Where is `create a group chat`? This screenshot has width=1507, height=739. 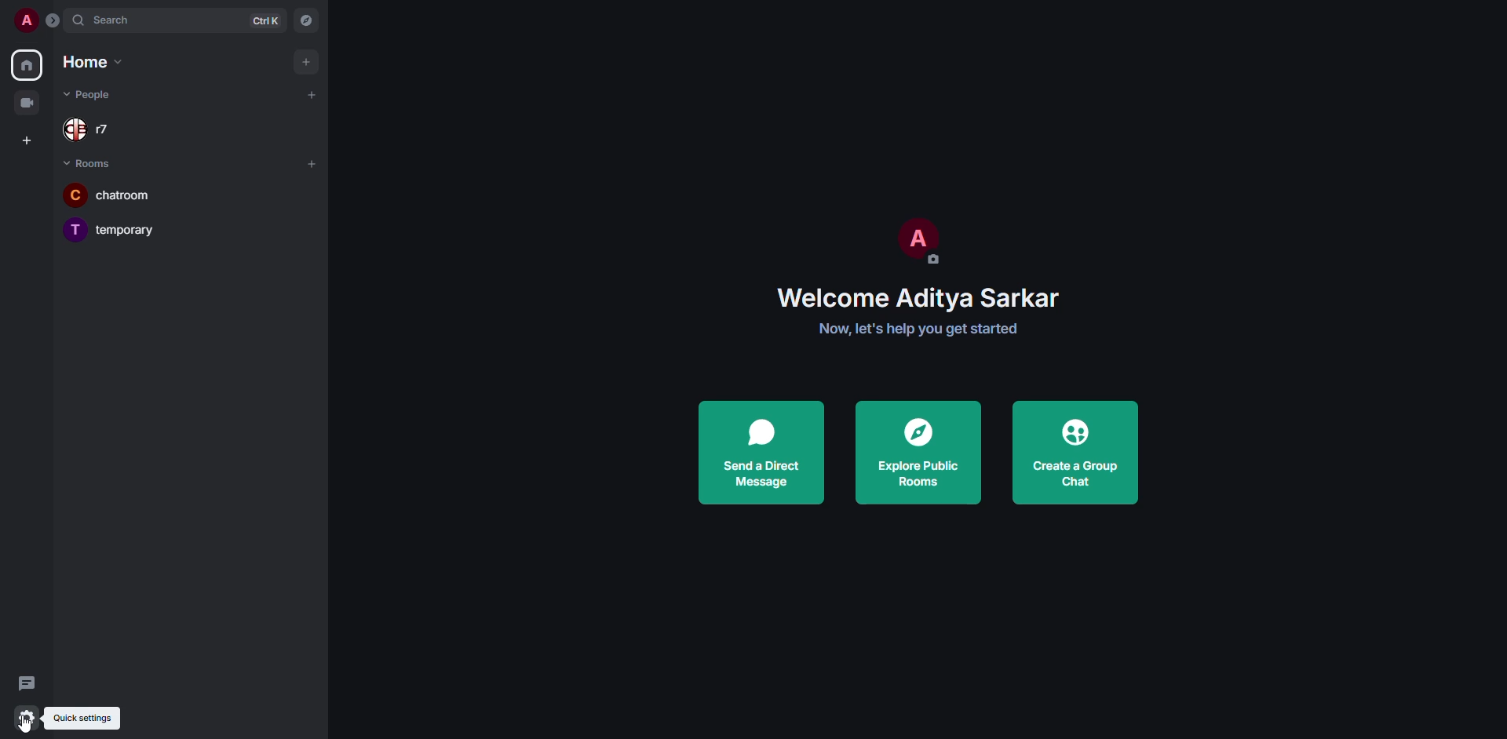 create a group chat is located at coordinates (1074, 453).